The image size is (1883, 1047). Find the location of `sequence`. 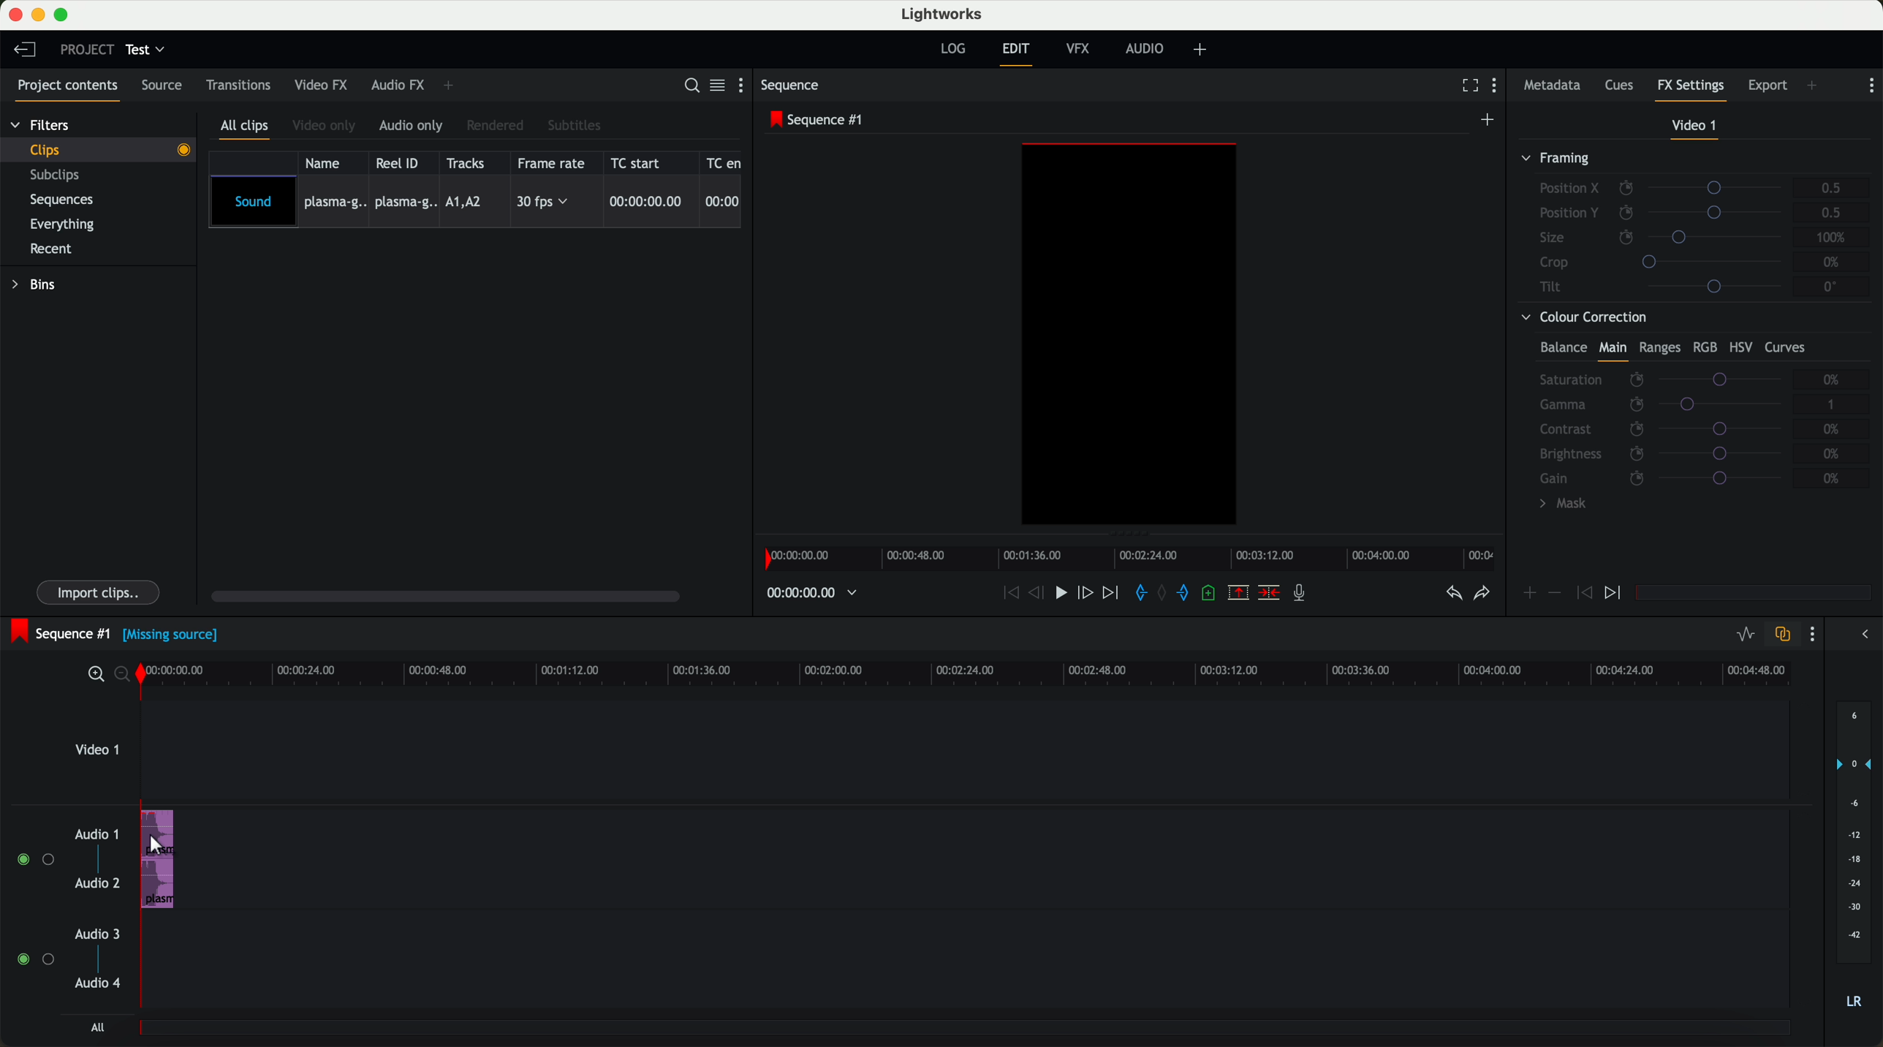

sequence is located at coordinates (795, 87).